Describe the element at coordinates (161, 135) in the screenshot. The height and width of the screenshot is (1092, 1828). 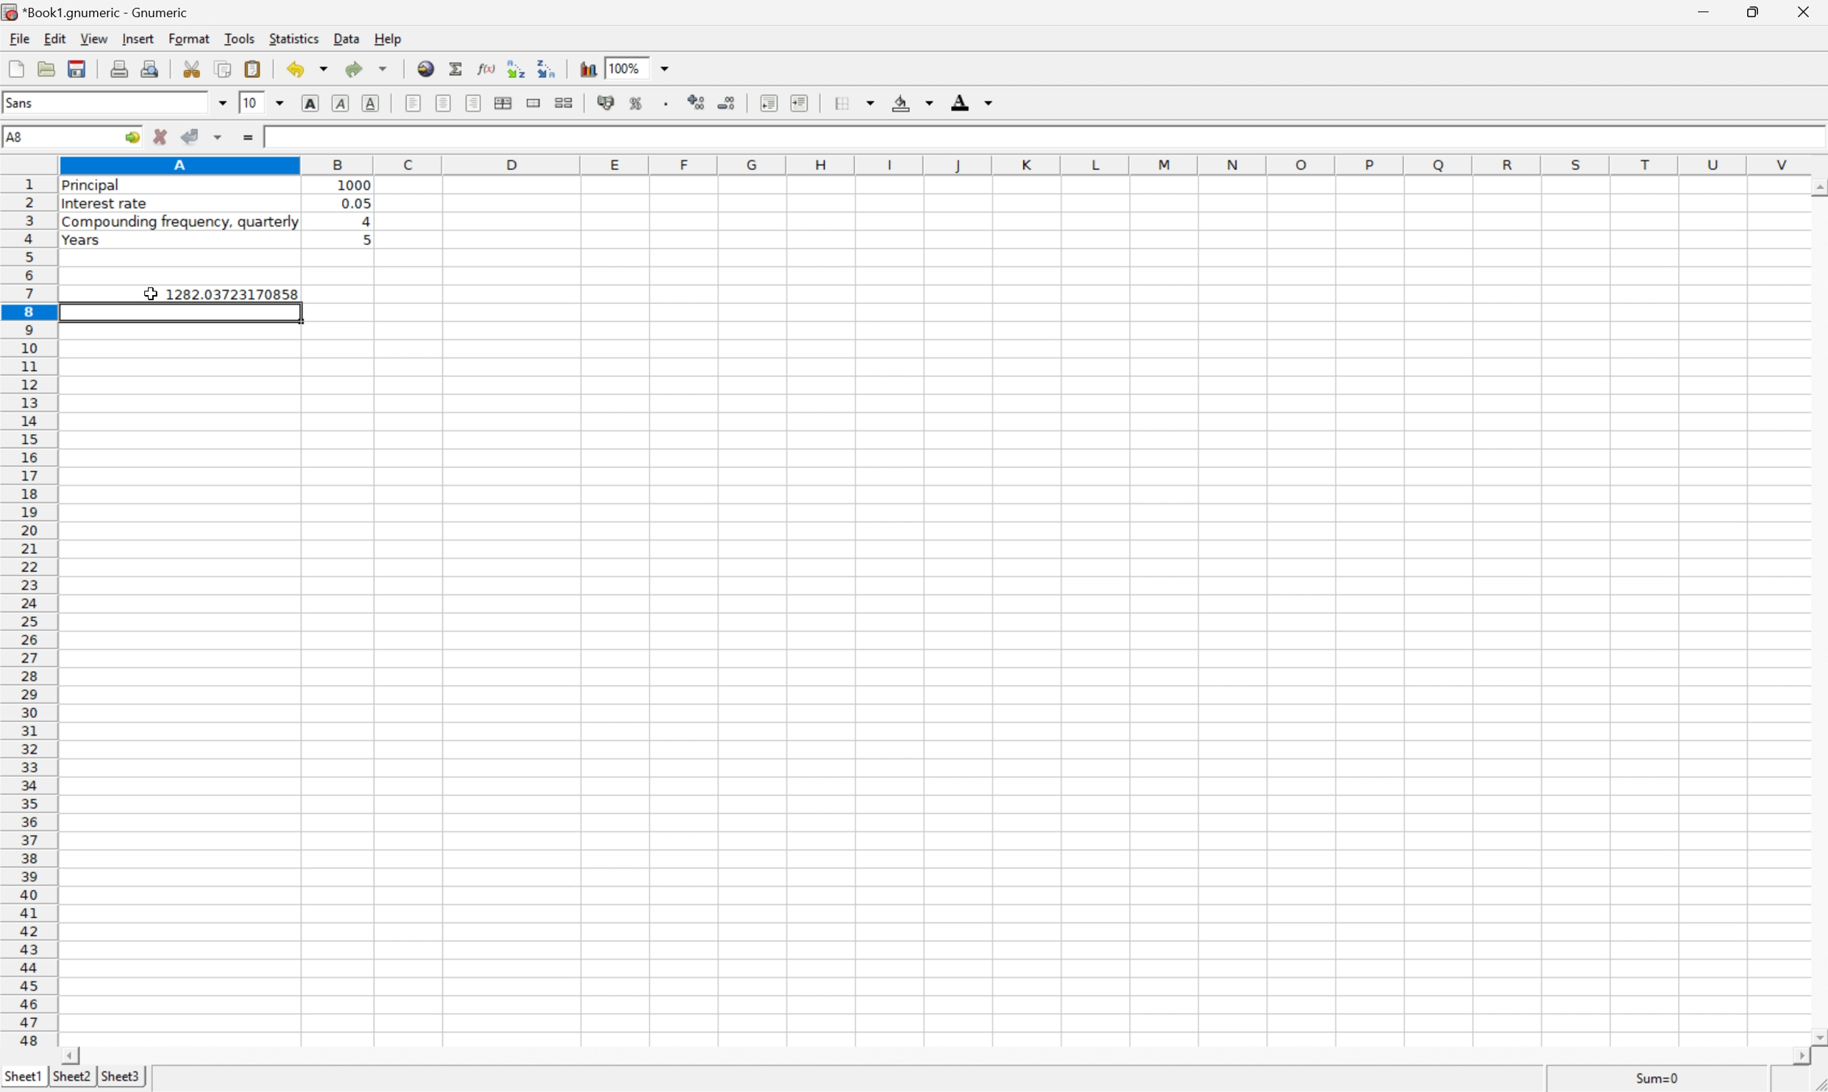
I see `cancel changes` at that location.